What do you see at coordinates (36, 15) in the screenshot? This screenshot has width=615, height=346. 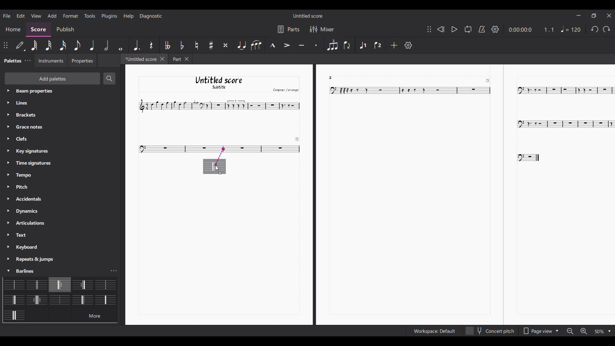 I see `View menu` at bounding box center [36, 15].